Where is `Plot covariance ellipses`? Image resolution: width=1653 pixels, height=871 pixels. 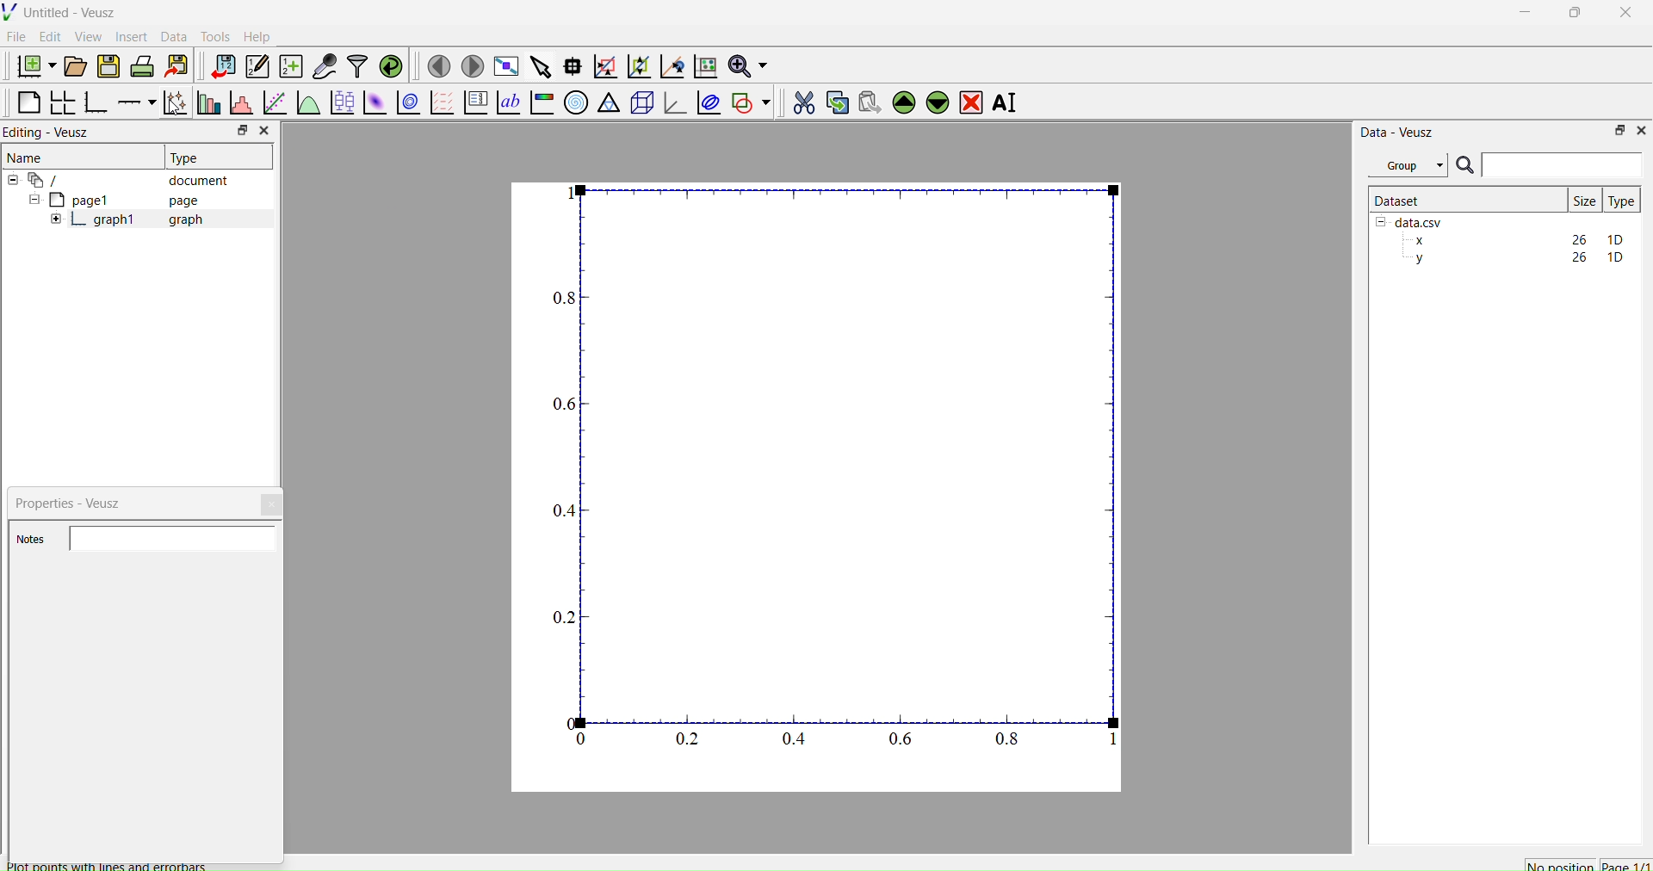 Plot covariance ellipses is located at coordinates (707, 102).